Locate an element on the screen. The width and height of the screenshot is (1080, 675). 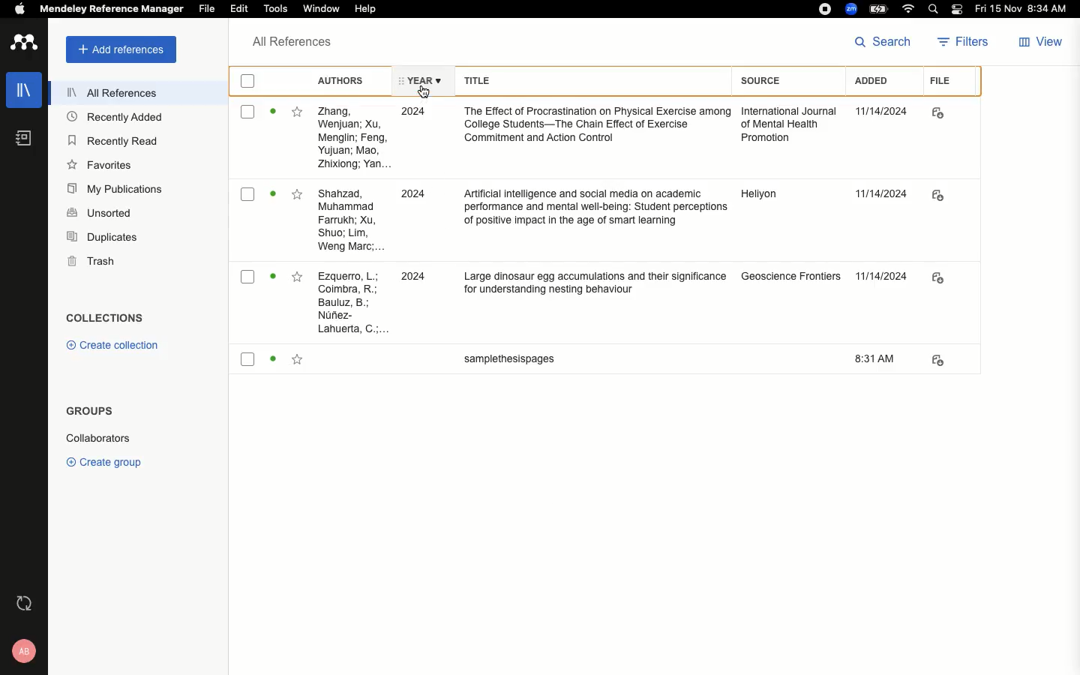
authors label is located at coordinates (343, 80).